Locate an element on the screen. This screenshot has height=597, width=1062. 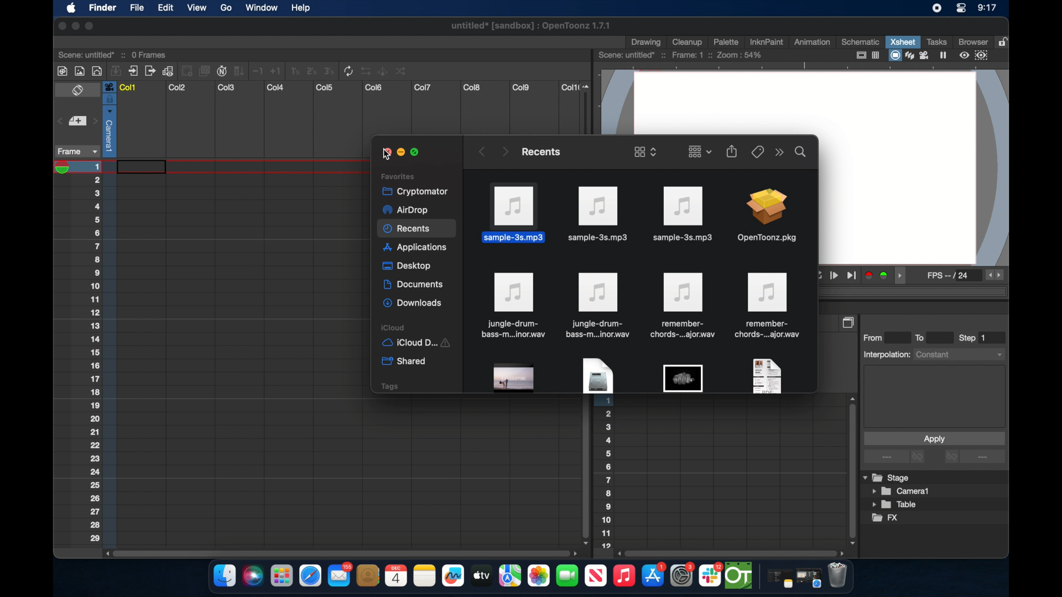
documents is located at coordinates (414, 285).